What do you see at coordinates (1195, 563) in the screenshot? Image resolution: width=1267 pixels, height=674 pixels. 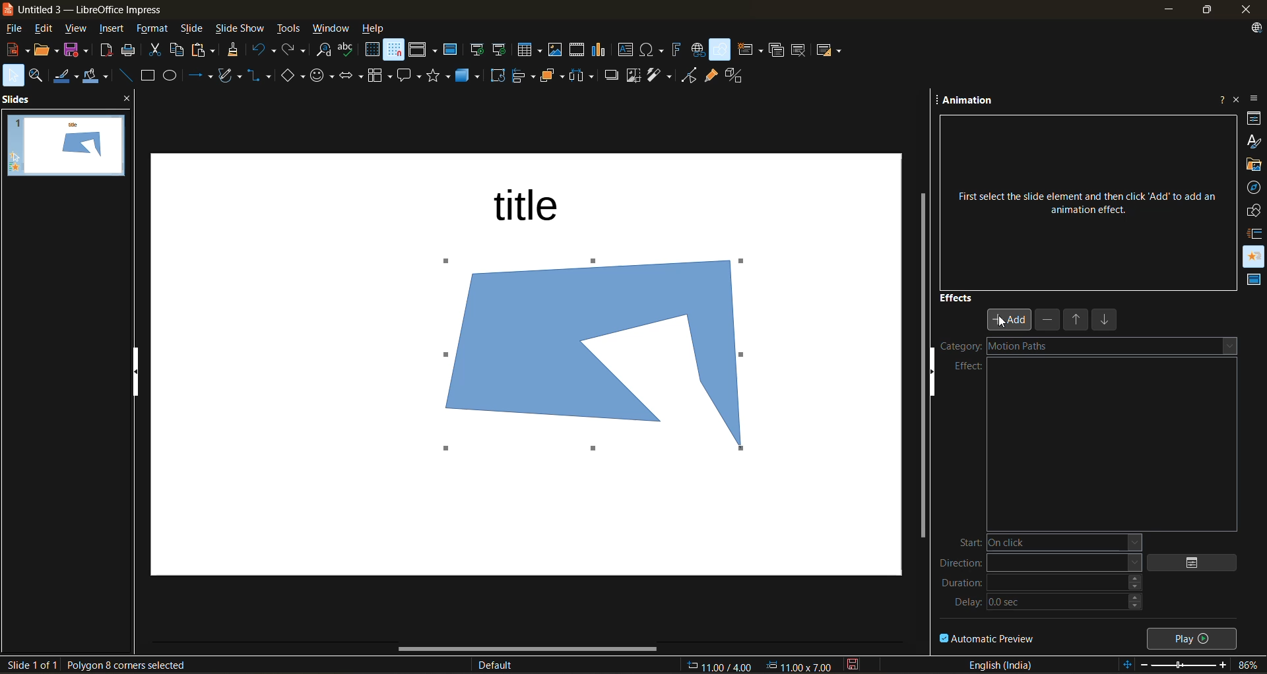 I see `options` at bounding box center [1195, 563].